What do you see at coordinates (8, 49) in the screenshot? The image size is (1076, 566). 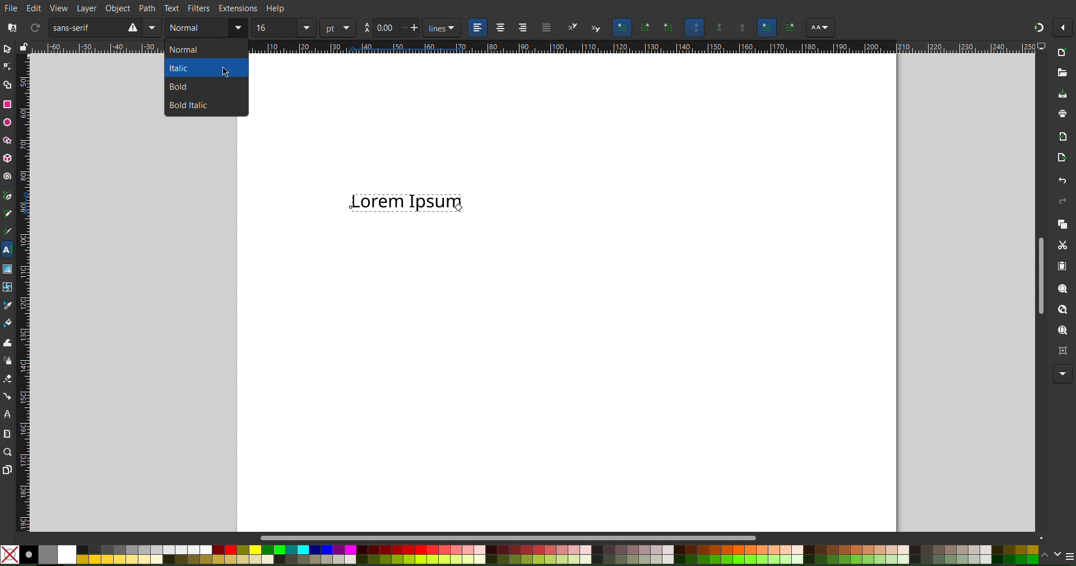 I see `Select` at bounding box center [8, 49].